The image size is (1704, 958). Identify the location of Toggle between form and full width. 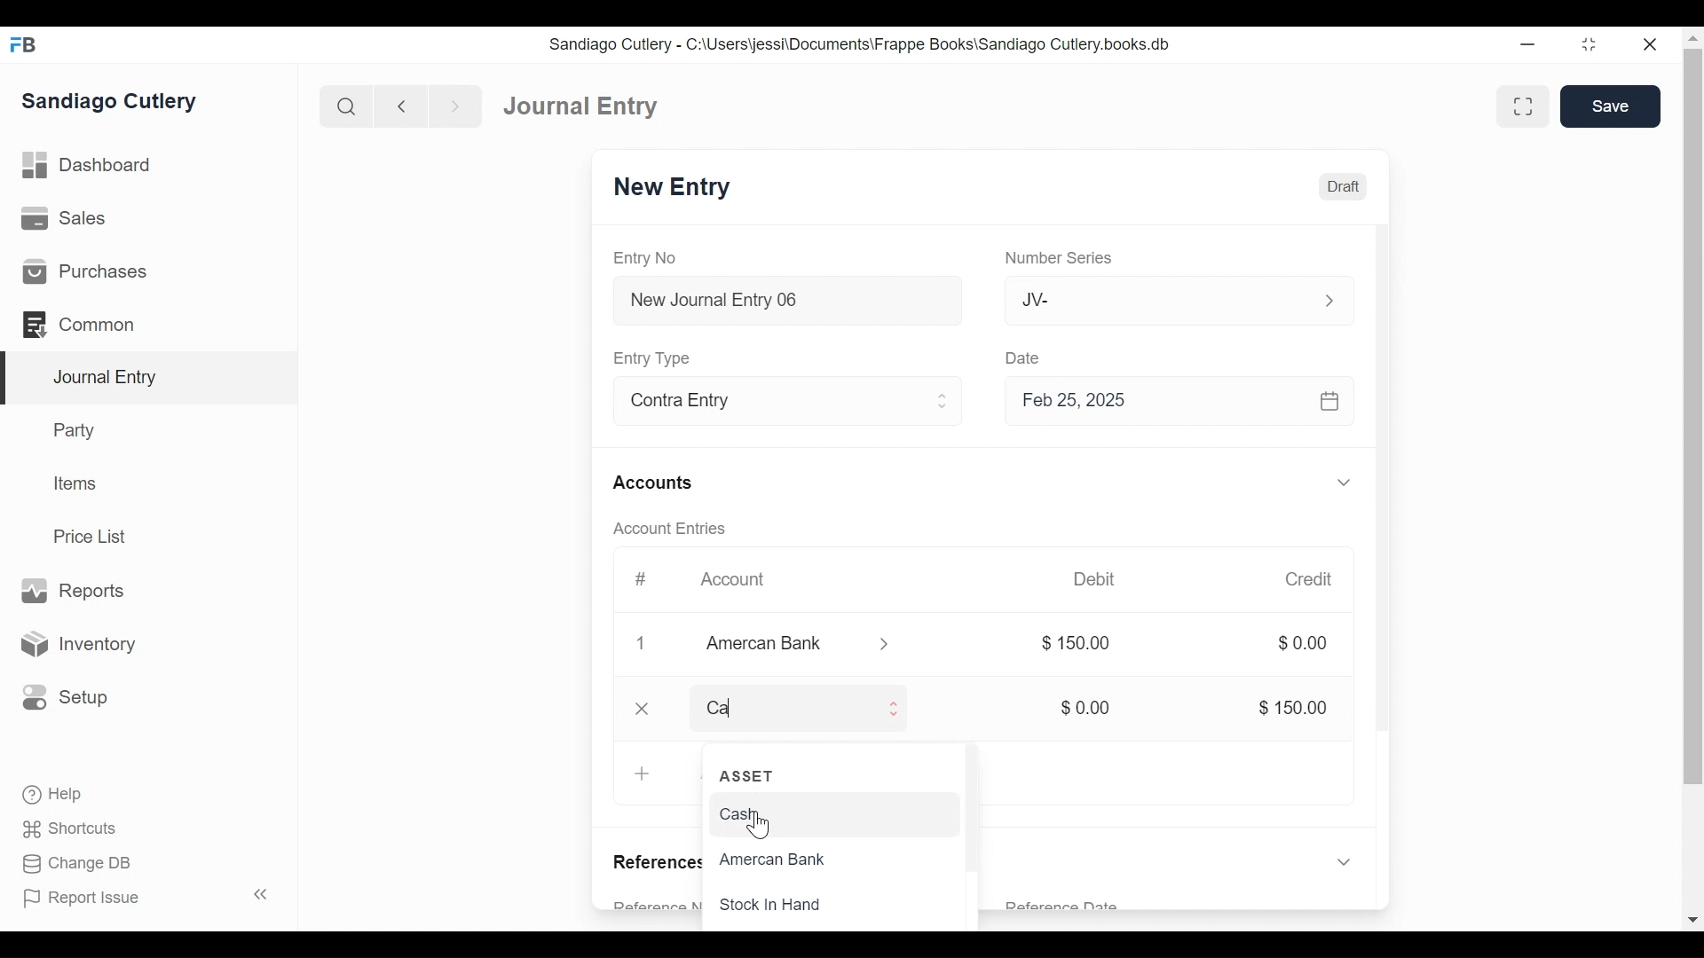
(1524, 106).